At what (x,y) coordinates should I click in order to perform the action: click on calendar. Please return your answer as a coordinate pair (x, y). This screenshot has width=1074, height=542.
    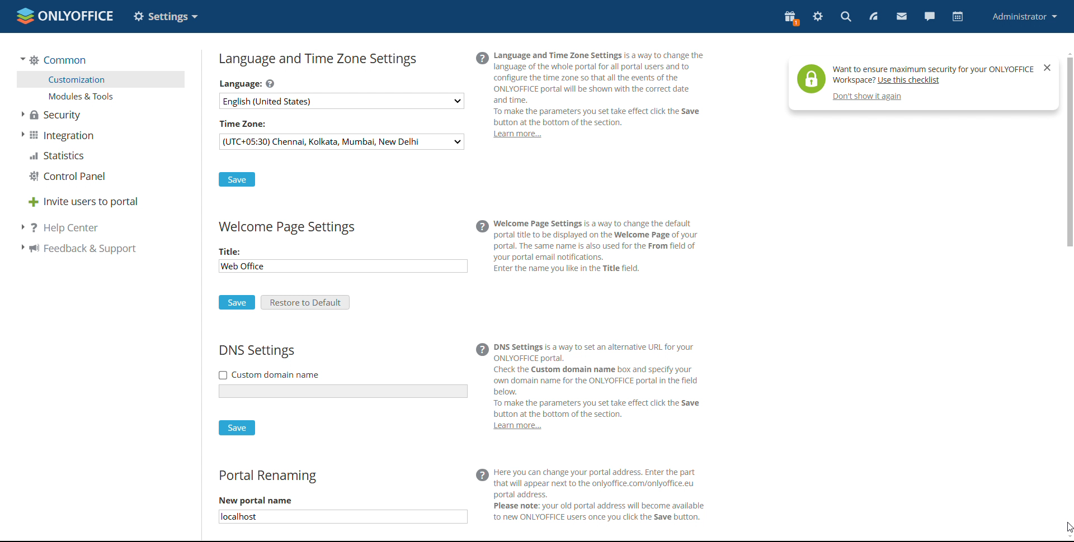
    Looking at the image, I should click on (957, 18).